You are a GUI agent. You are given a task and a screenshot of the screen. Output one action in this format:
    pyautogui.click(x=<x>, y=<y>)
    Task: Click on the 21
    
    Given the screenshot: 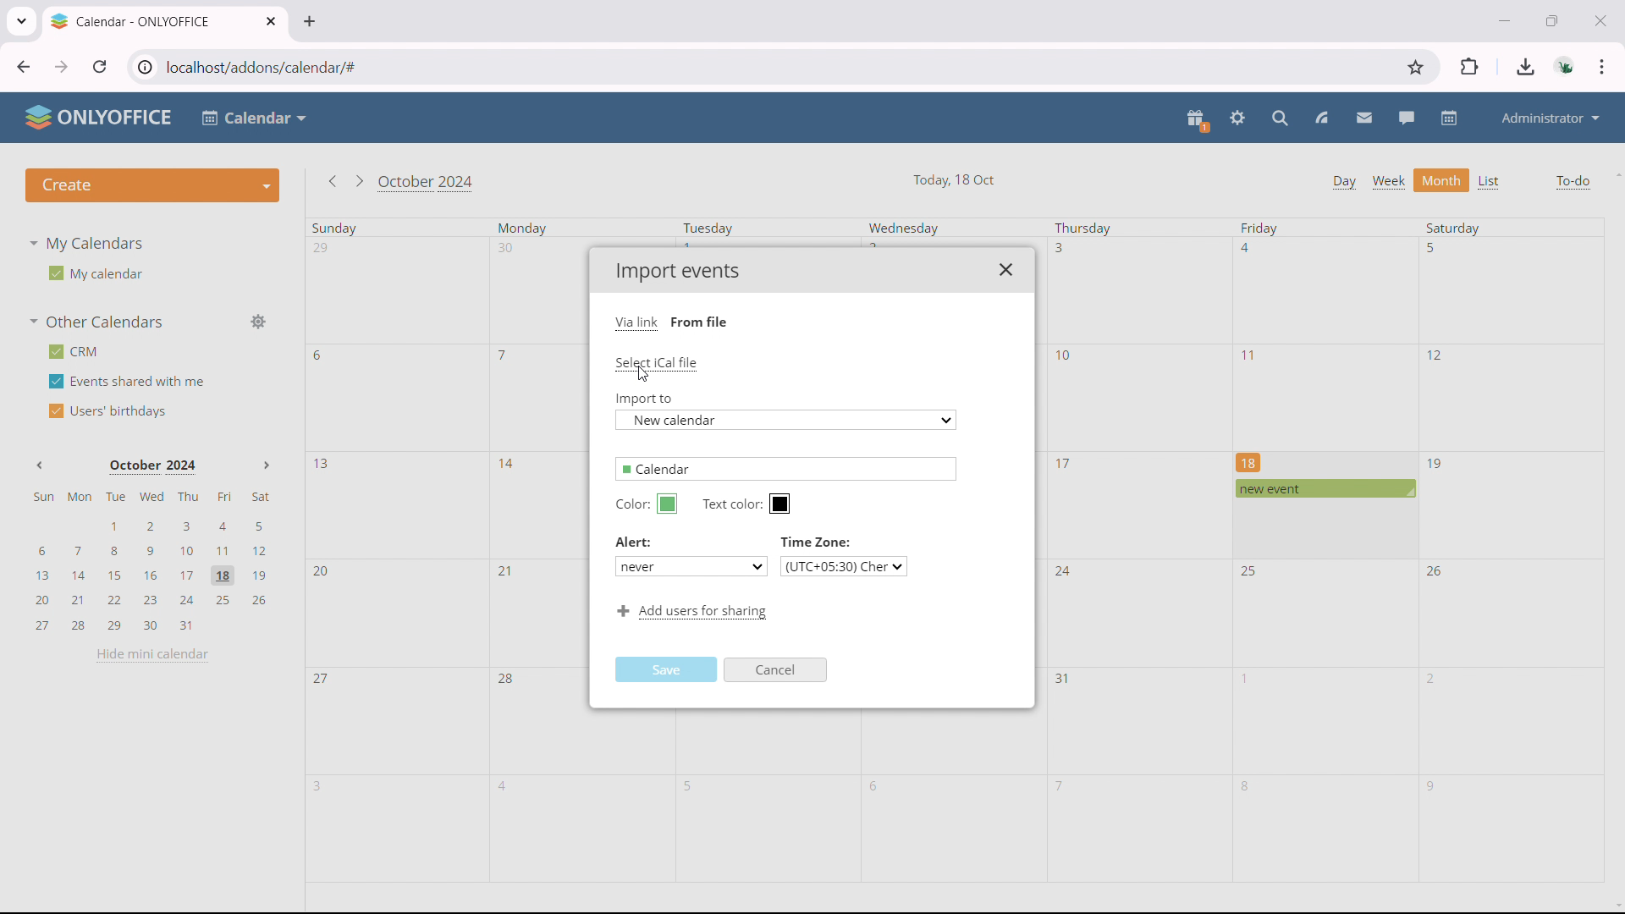 What is the action you would take?
    pyautogui.click(x=503, y=570)
    